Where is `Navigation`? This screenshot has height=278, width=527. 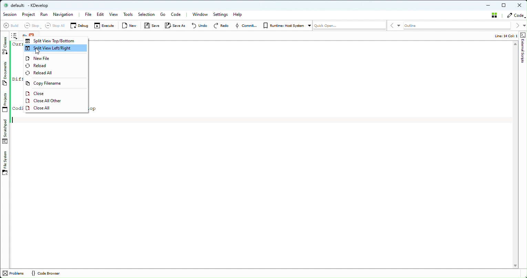
Navigation is located at coordinates (66, 15).